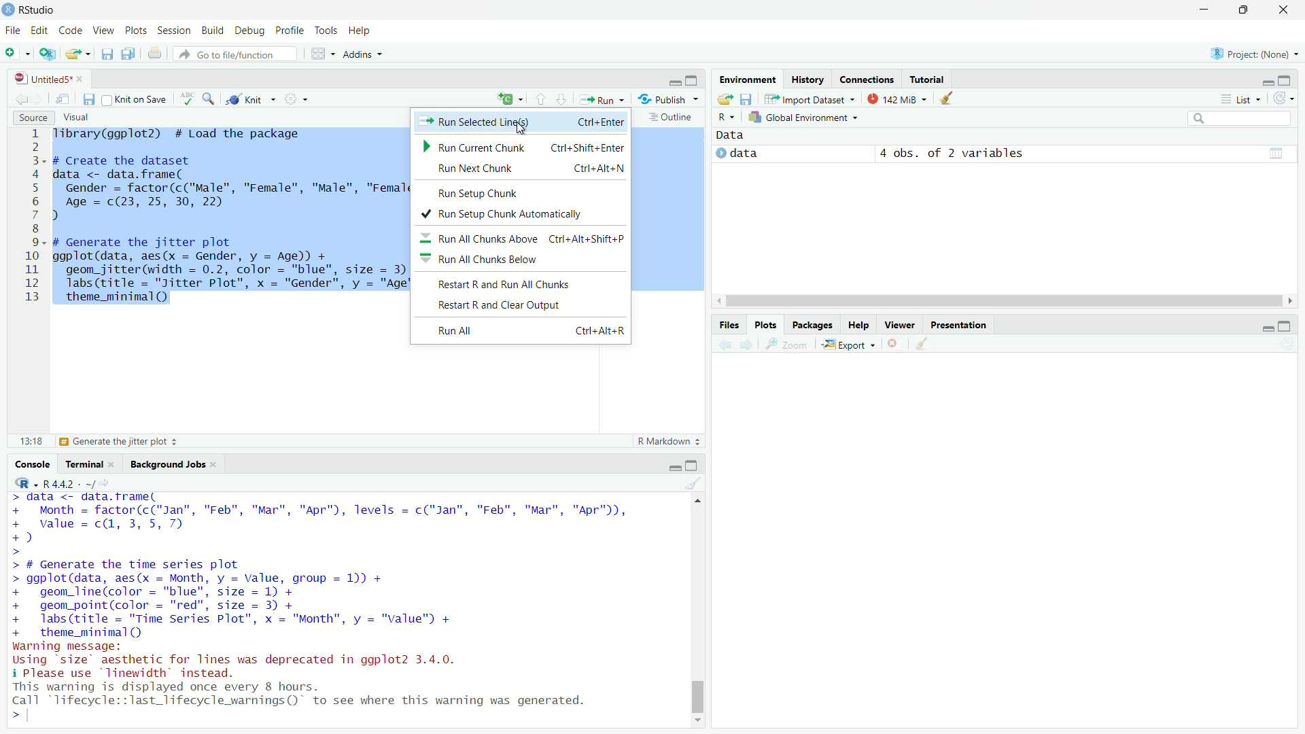 The height and width of the screenshot is (734, 1305). What do you see at coordinates (79, 118) in the screenshot?
I see `visual` at bounding box center [79, 118].